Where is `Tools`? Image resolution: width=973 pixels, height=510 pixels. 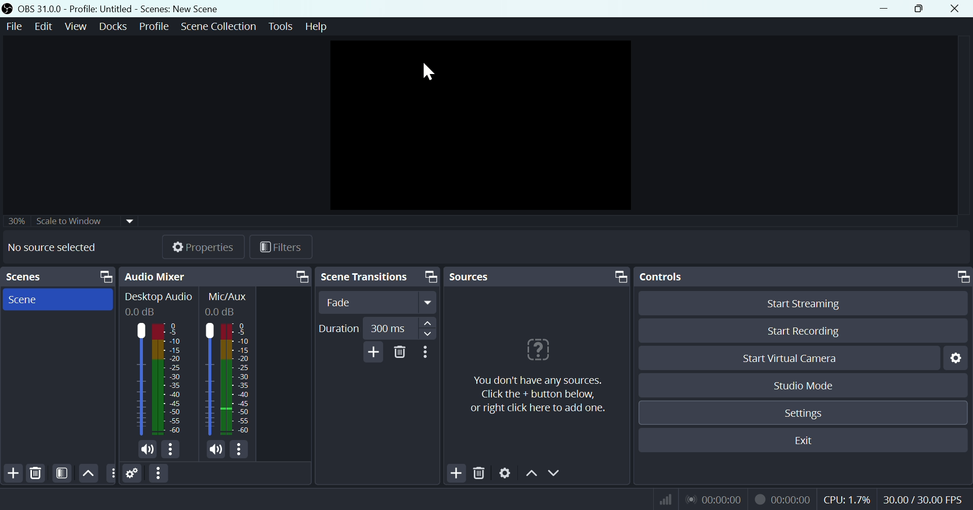
Tools is located at coordinates (280, 27).